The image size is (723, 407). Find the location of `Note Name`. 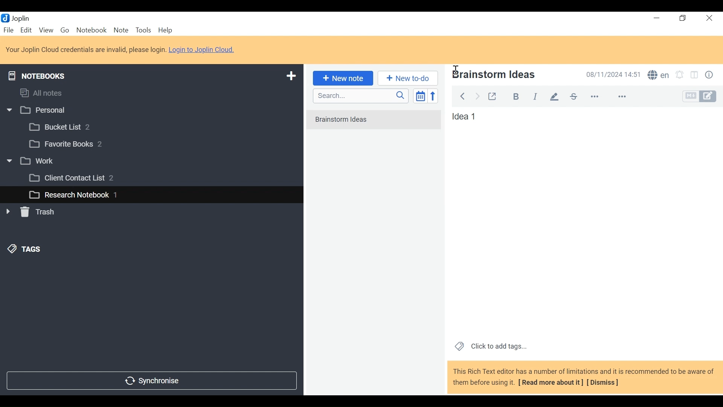

Note Name is located at coordinates (509, 75).